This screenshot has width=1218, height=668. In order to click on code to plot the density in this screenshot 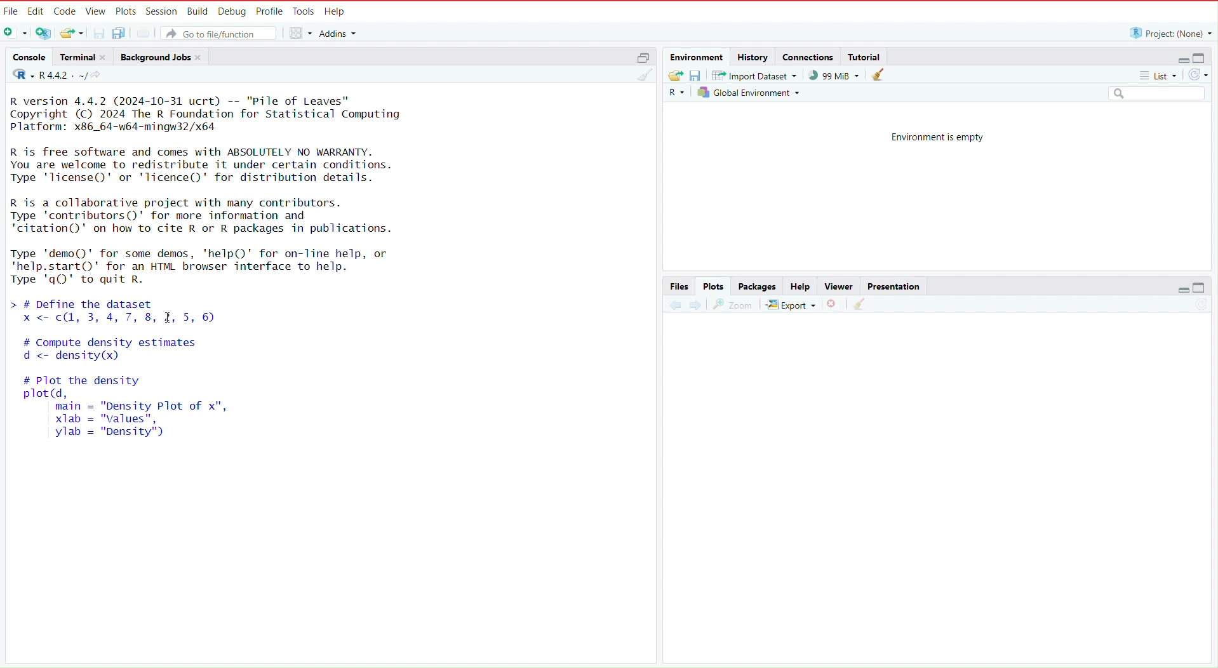, I will do `click(132, 413)`.